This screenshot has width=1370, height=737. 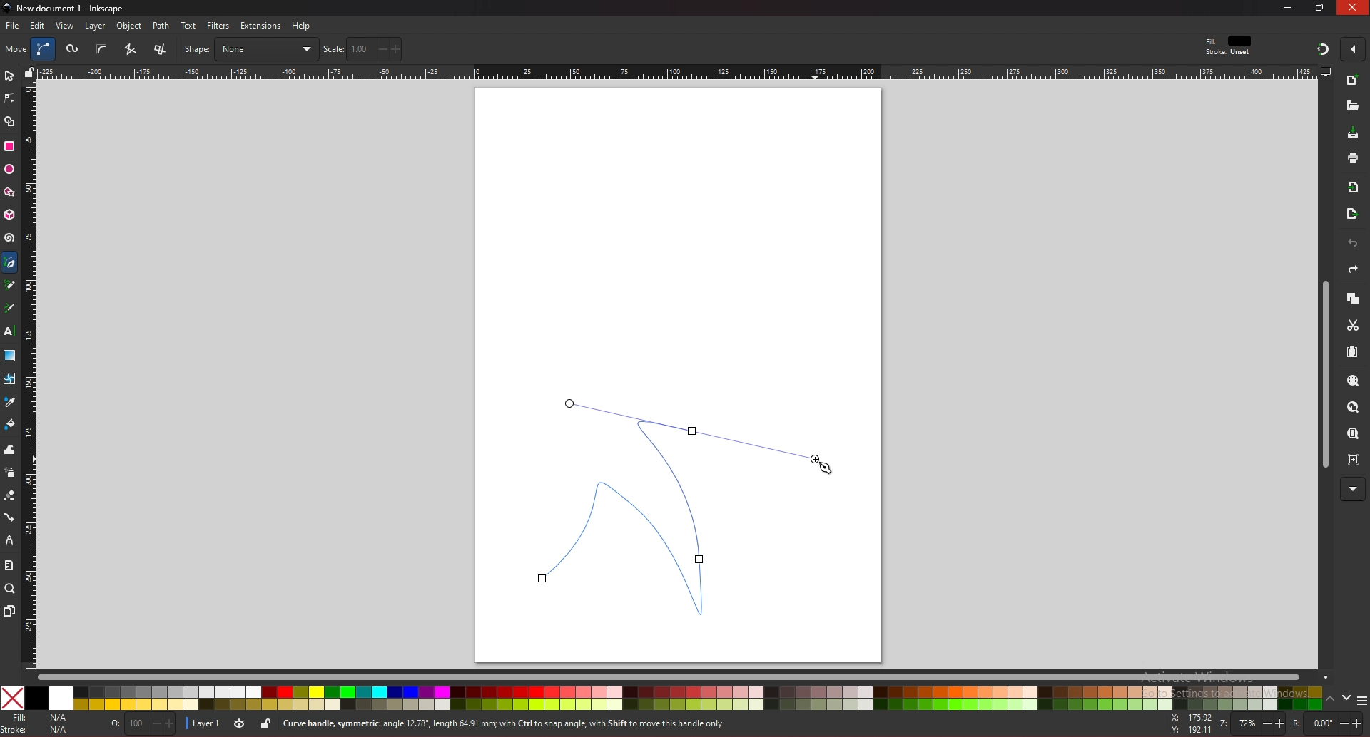 What do you see at coordinates (10, 403) in the screenshot?
I see `dropper` at bounding box center [10, 403].